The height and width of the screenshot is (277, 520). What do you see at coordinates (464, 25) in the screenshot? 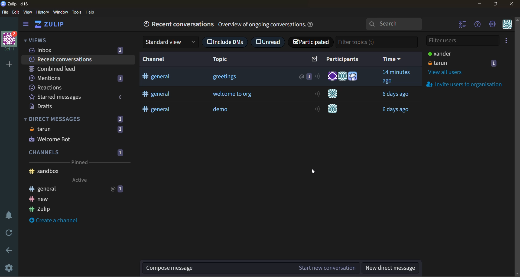
I see `hide user list` at bounding box center [464, 25].